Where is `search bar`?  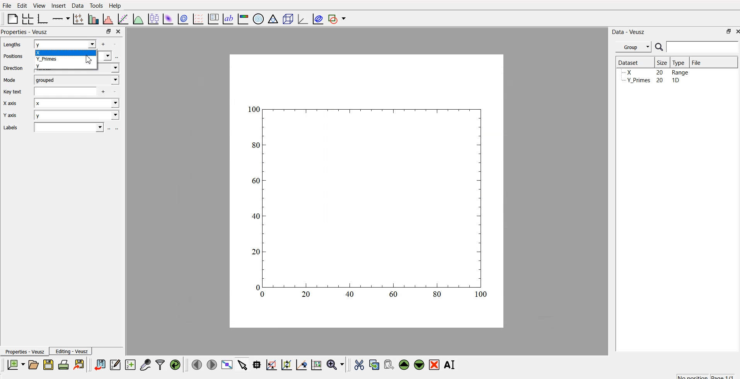
search bar is located at coordinates (703, 47).